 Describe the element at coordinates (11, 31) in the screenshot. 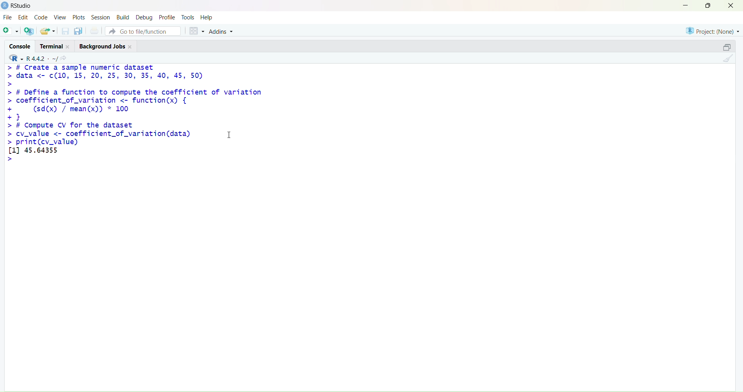

I see `add file as` at that location.